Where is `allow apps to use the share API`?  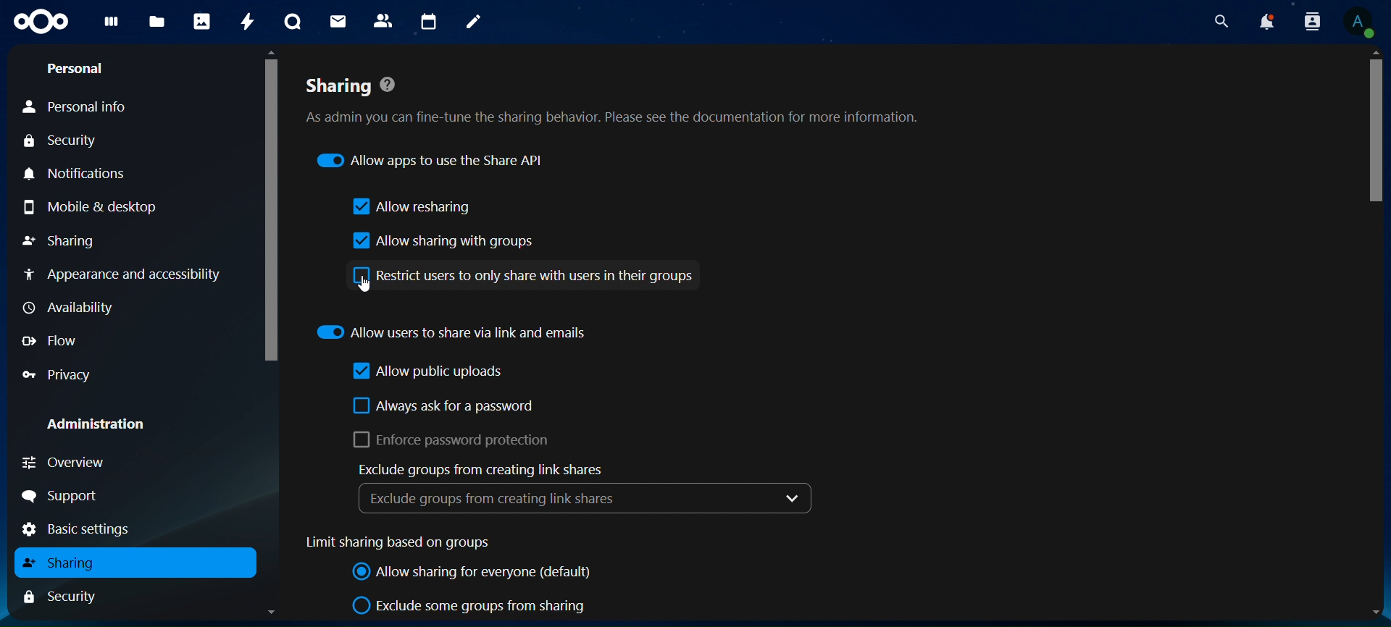
allow apps to use the share API is located at coordinates (435, 161).